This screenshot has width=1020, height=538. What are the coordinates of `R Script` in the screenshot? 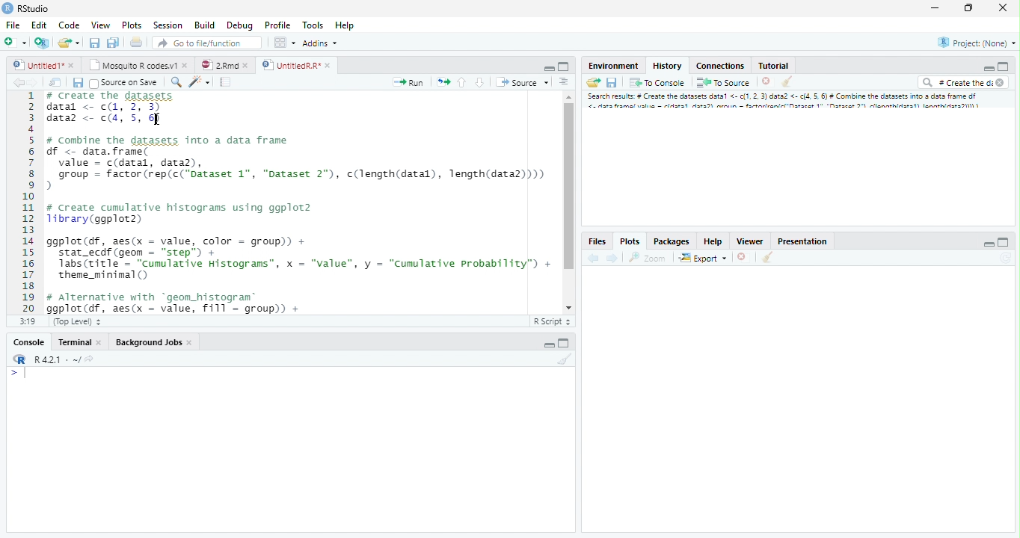 It's located at (552, 321).